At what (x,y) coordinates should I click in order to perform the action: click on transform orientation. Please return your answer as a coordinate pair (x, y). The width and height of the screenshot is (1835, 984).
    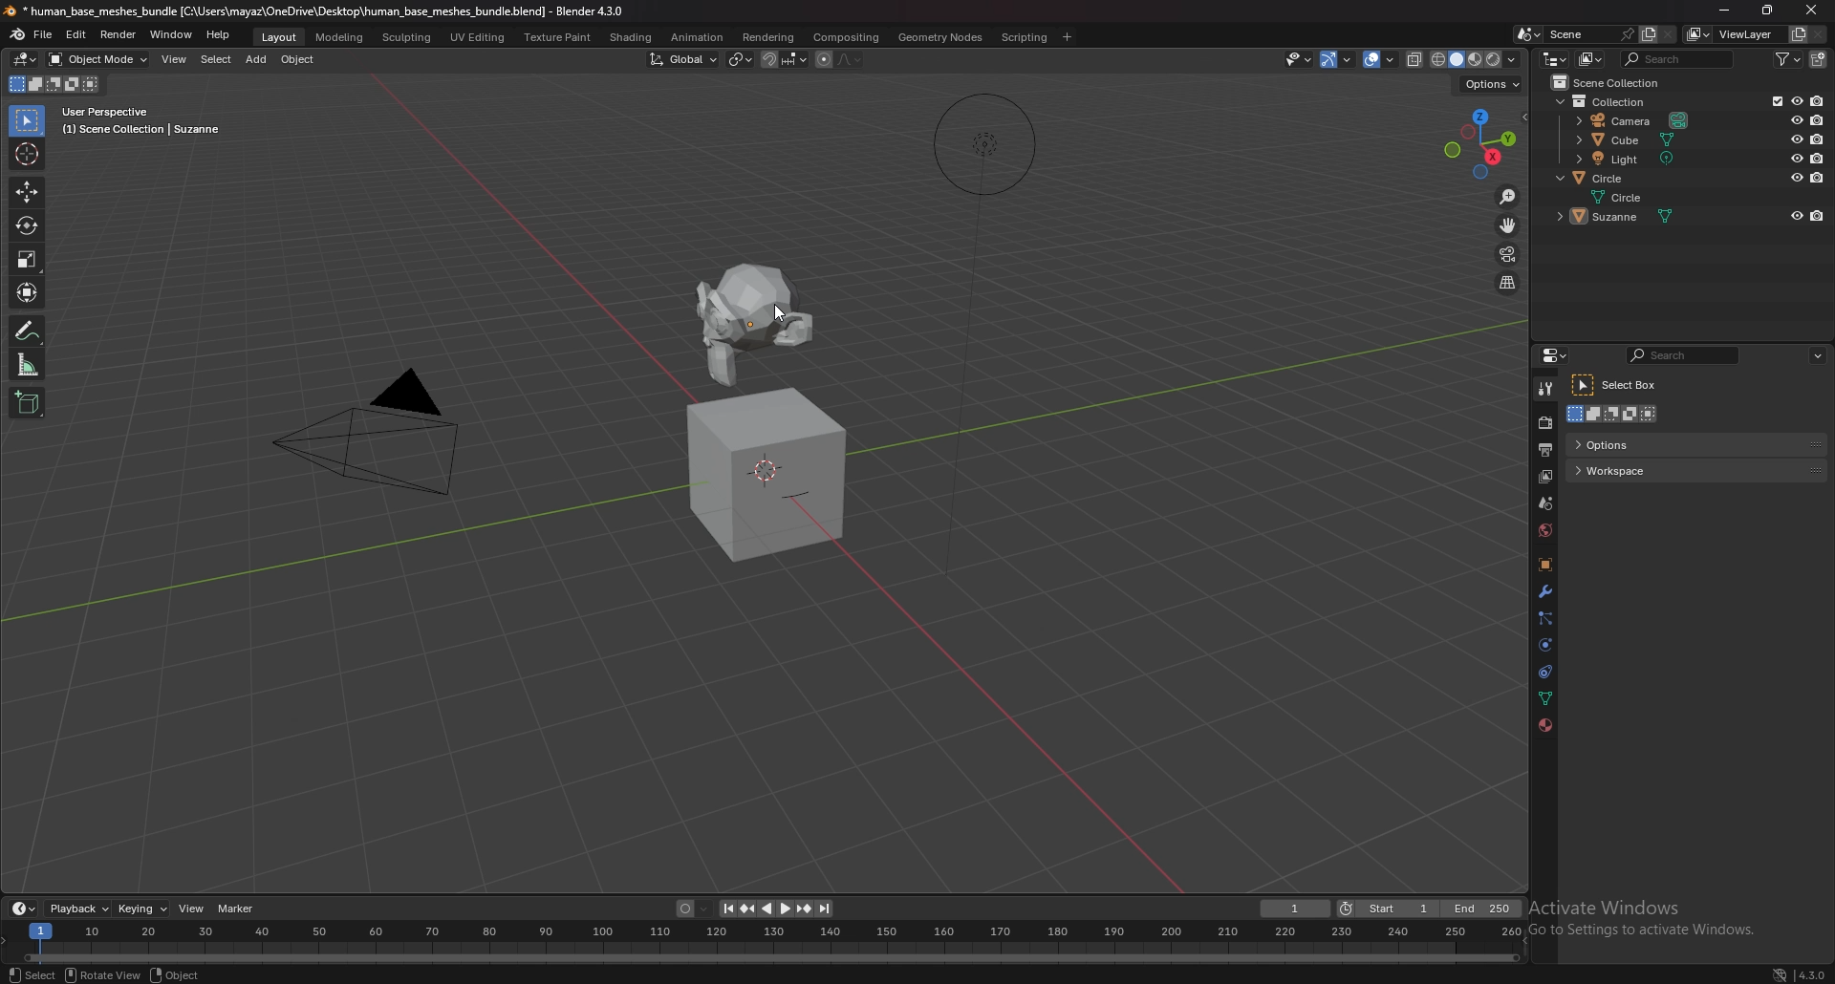
    Looking at the image, I should click on (683, 58).